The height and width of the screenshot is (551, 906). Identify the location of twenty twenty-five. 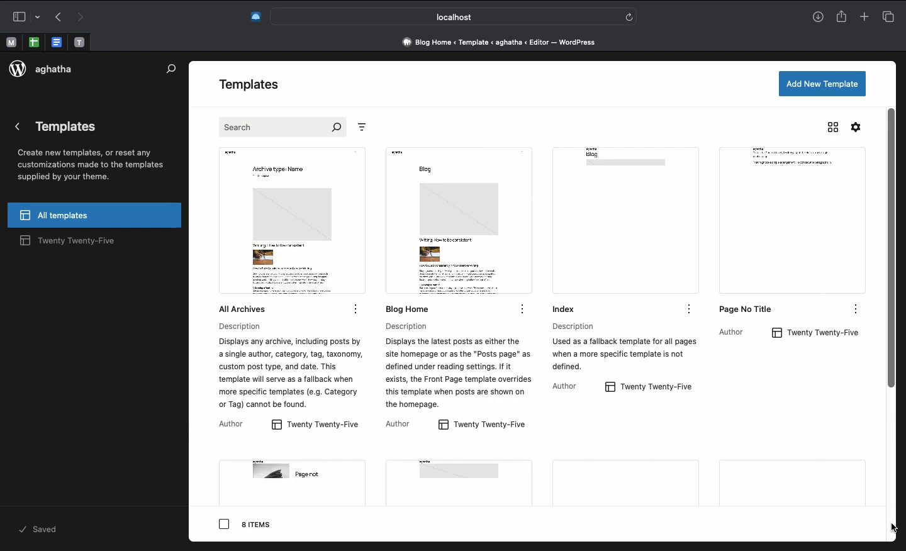
(484, 426).